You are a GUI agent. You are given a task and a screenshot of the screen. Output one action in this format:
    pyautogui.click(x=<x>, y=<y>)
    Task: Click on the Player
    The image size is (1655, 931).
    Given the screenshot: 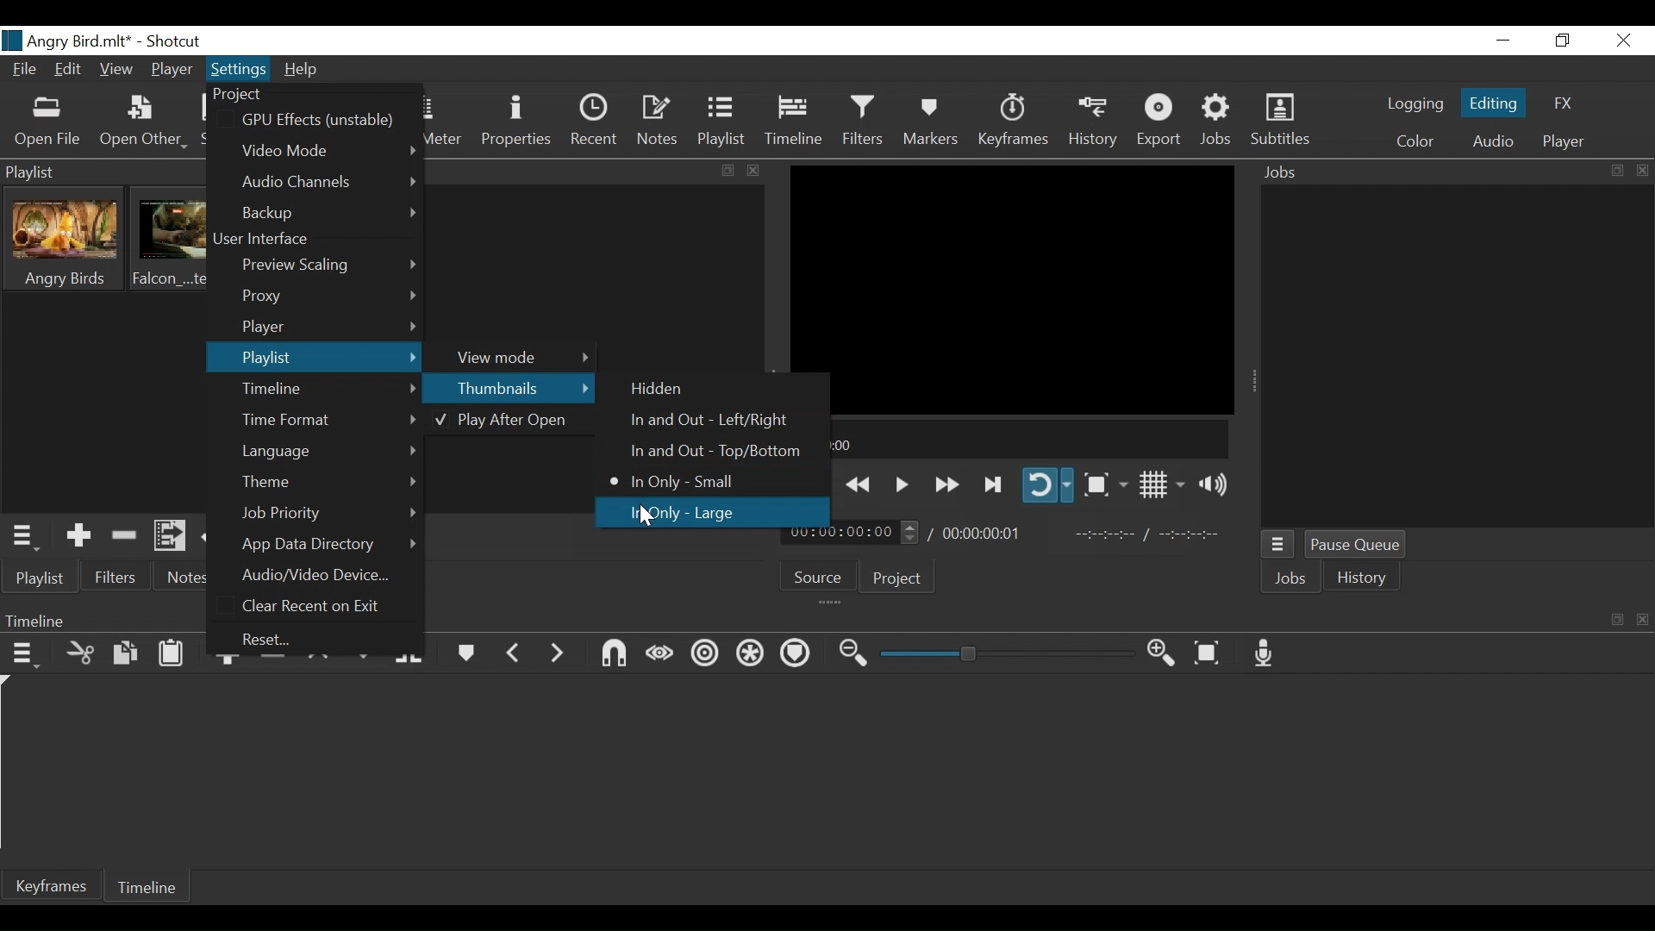 What is the action you would take?
    pyautogui.click(x=1564, y=142)
    